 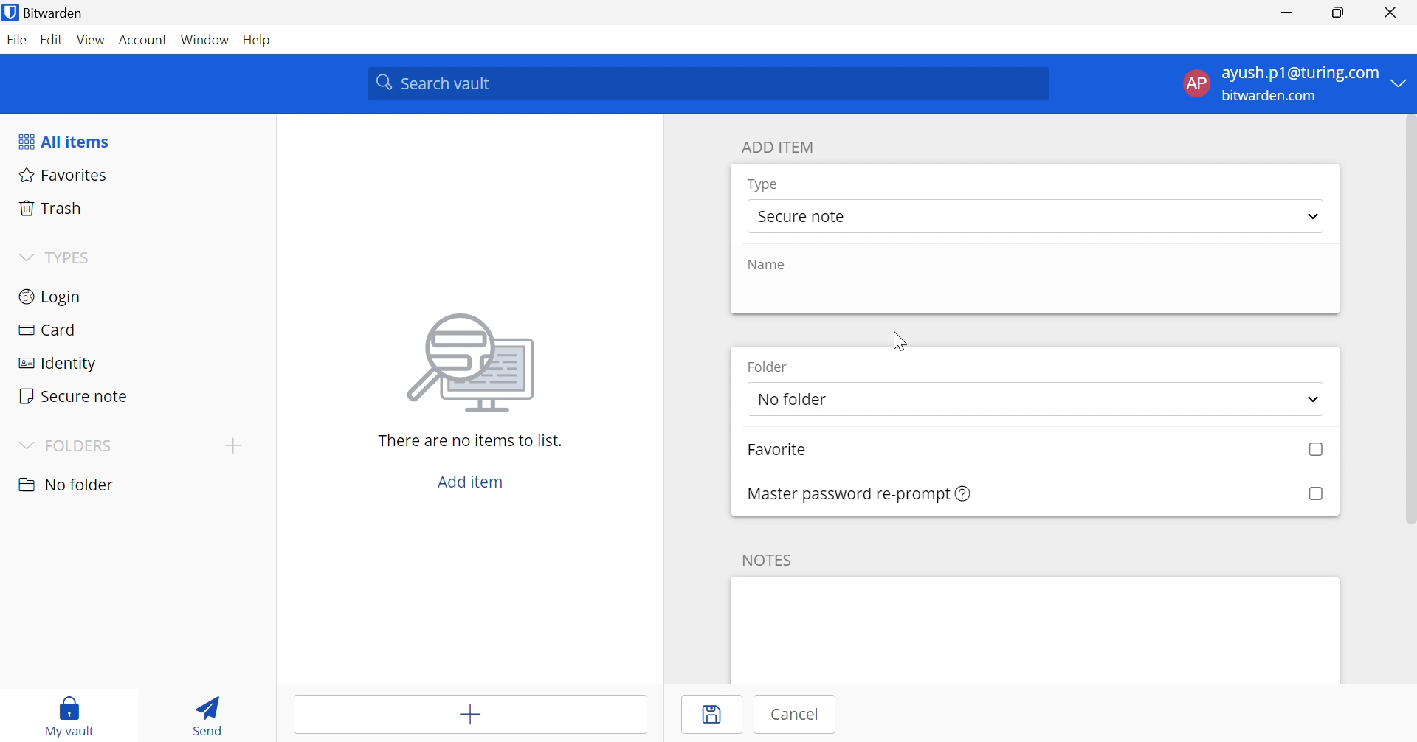 I want to click on Checkbox, so click(x=1317, y=451).